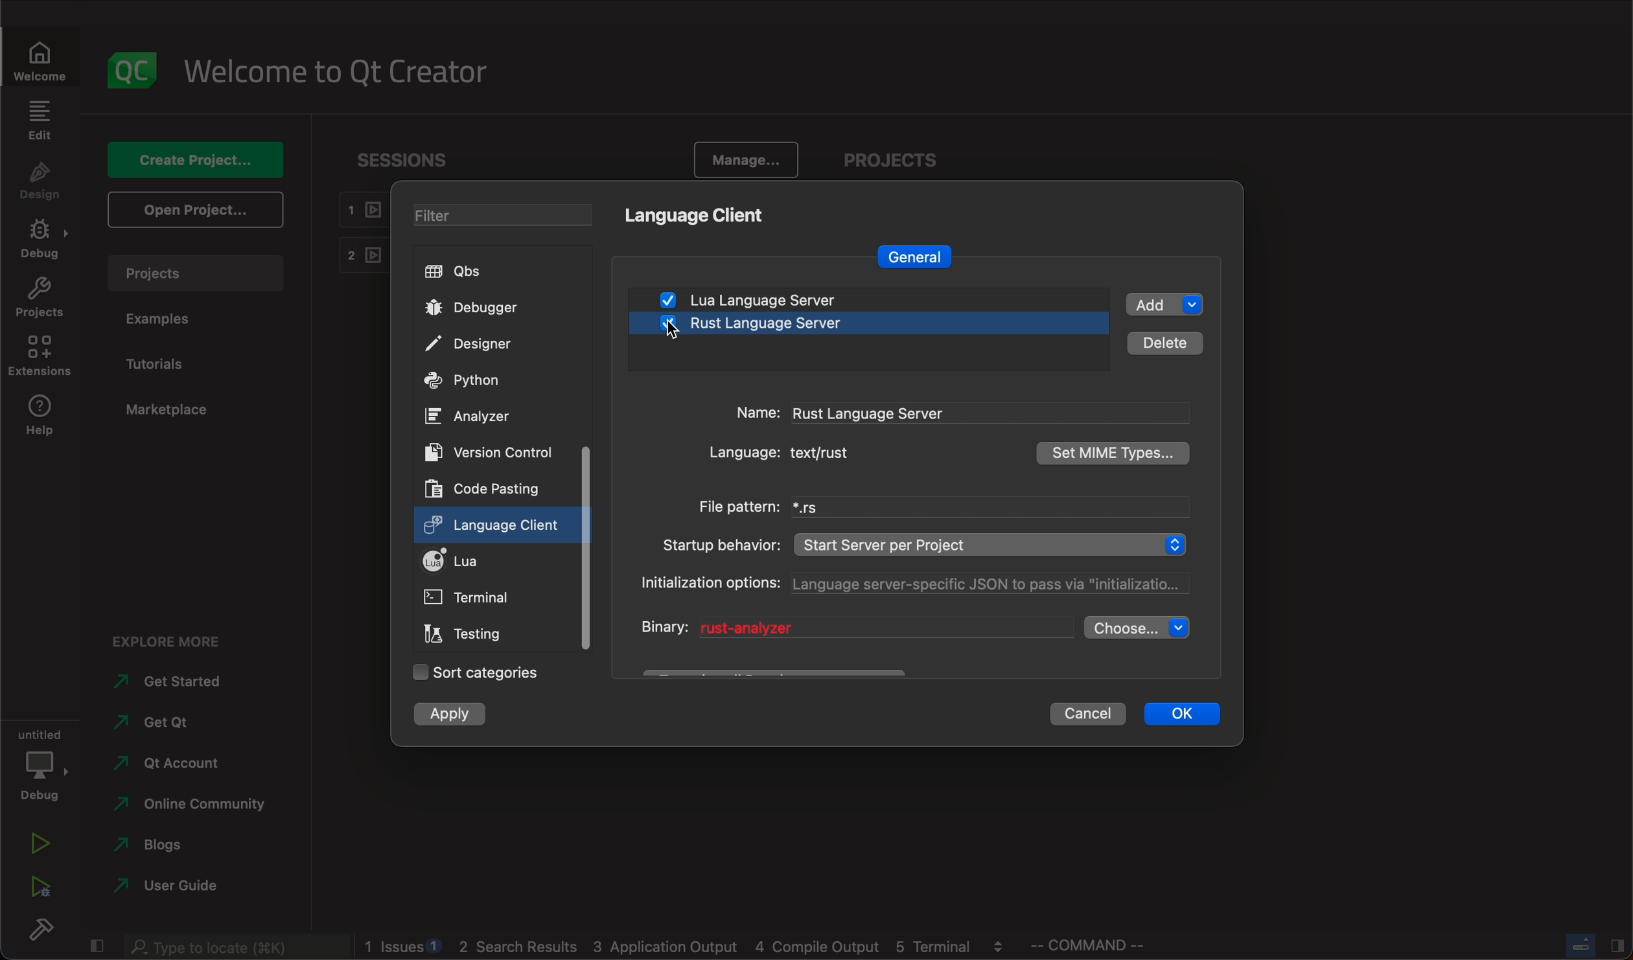 The image size is (1633, 960). Describe the element at coordinates (171, 724) in the screenshot. I see `get qt` at that location.